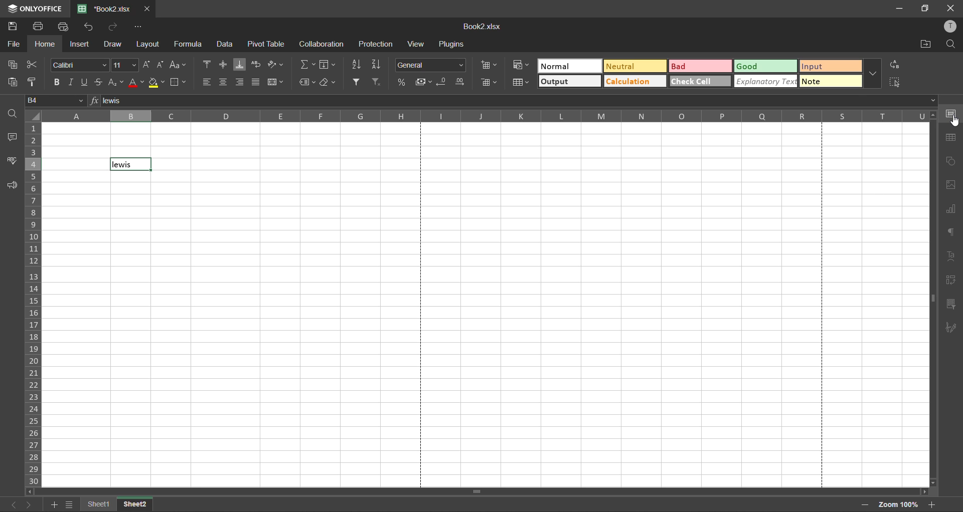 The height and width of the screenshot is (512, 963). Describe the element at coordinates (521, 101) in the screenshot. I see `formula bar` at that location.